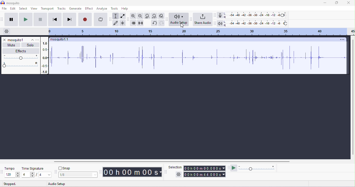 This screenshot has width=355, height=187. Describe the element at coordinates (33, 169) in the screenshot. I see `time signature` at that location.